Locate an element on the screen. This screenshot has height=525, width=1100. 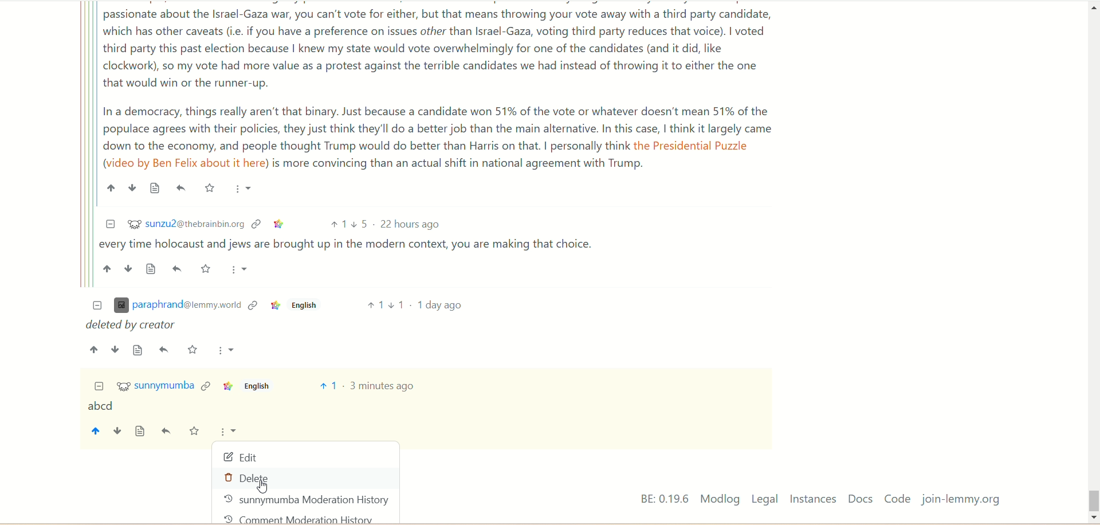
Reply is located at coordinates (182, 188).